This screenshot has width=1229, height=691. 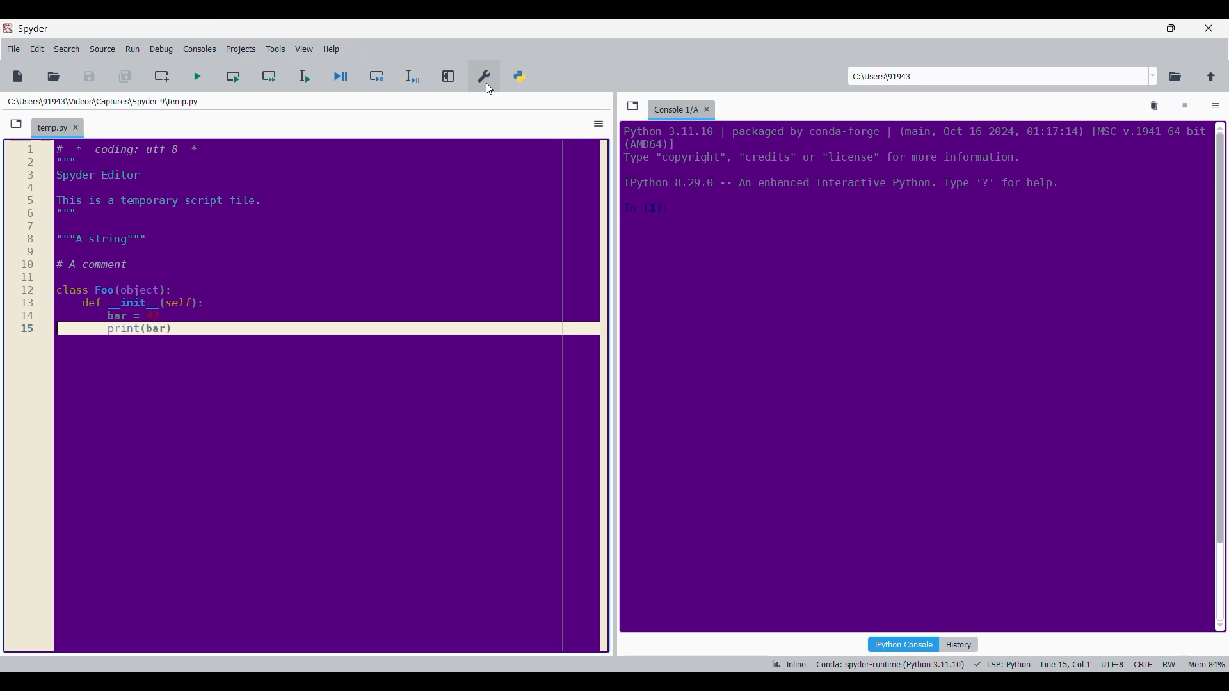 I want to click on View menu, so click(x=305, y=49).